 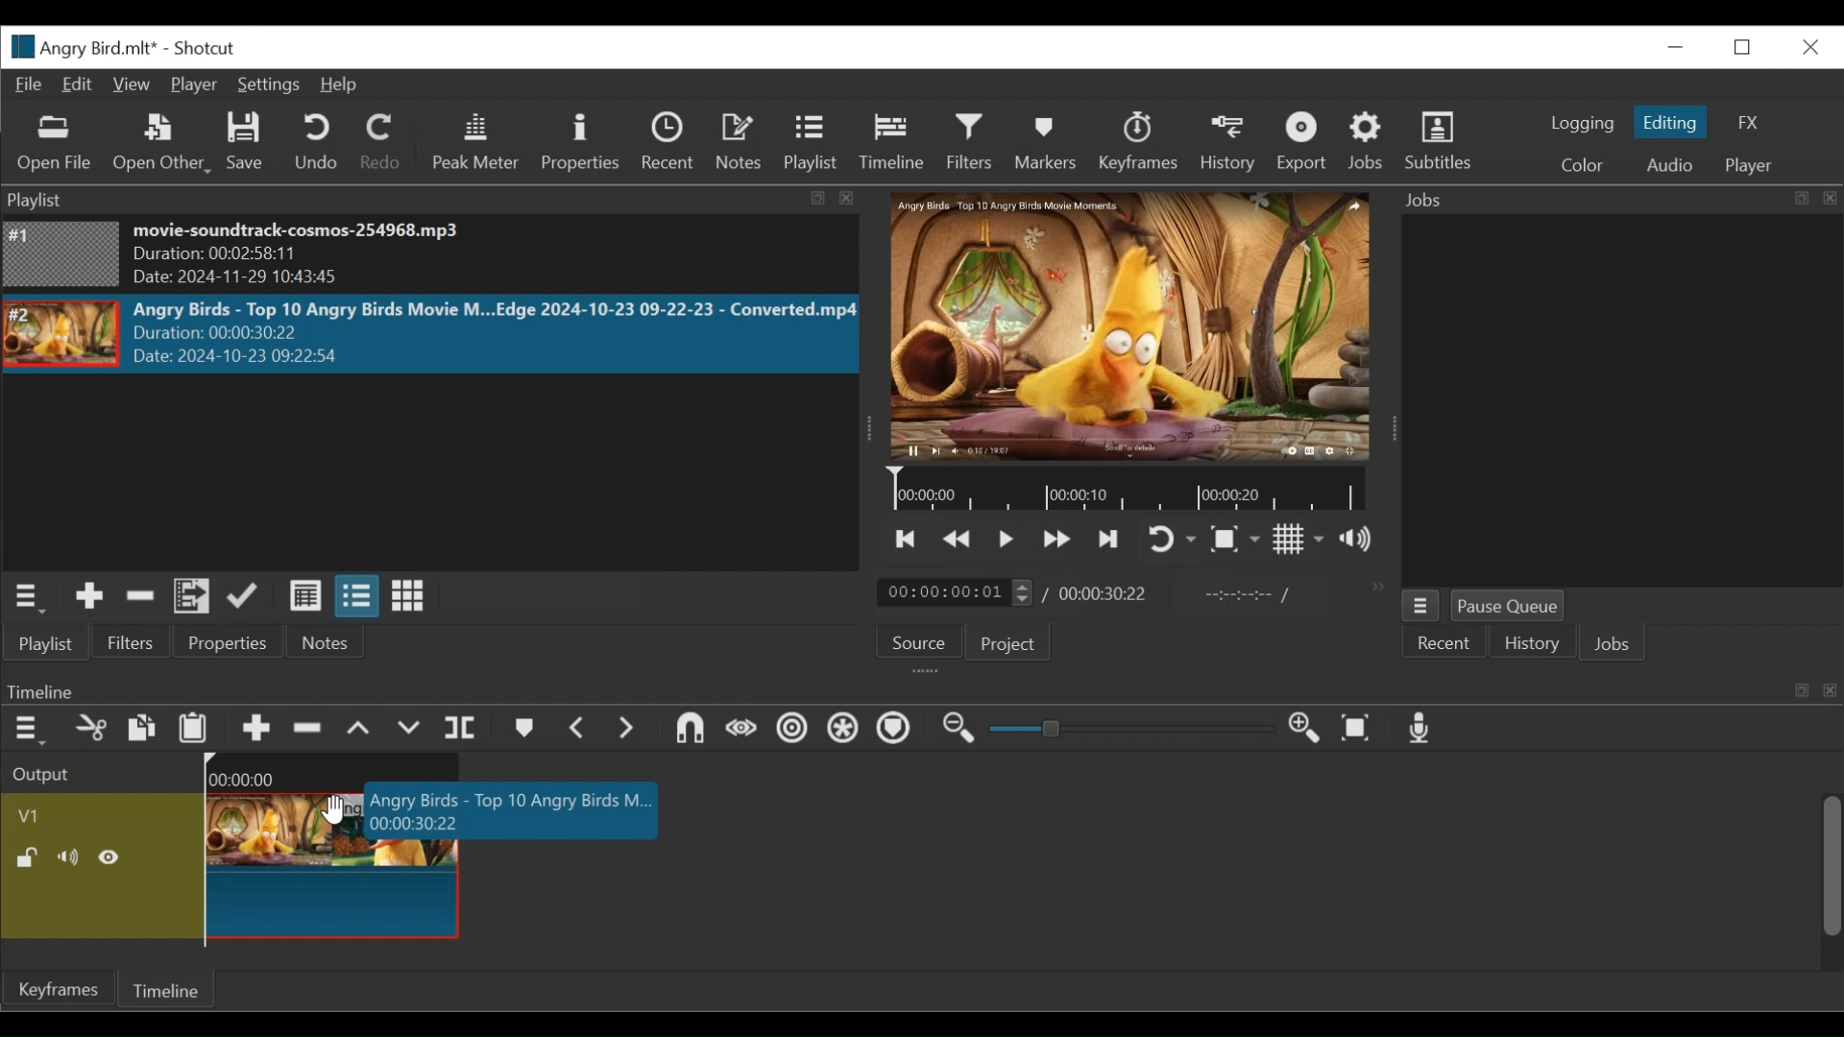 I want to click on Previous marker, so click(x=577, y=727).